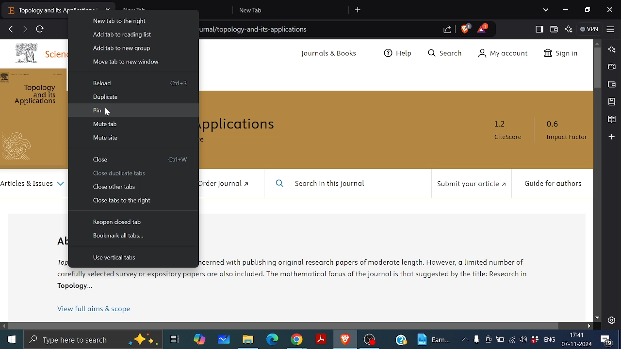  I want to click on Internet access, so click(512, 340).